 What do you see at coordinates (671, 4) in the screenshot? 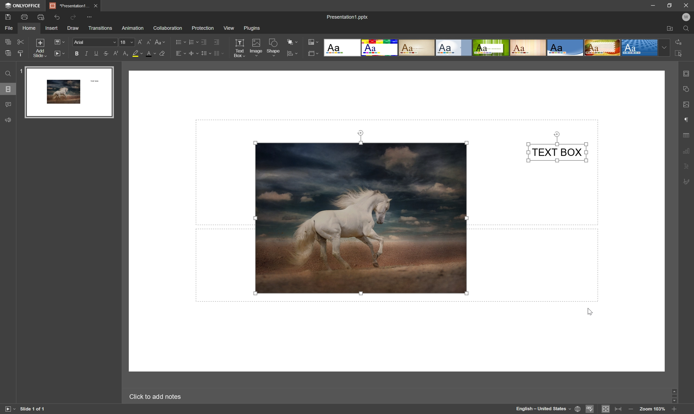
I see `restore down` at bounding box center [671, 4].